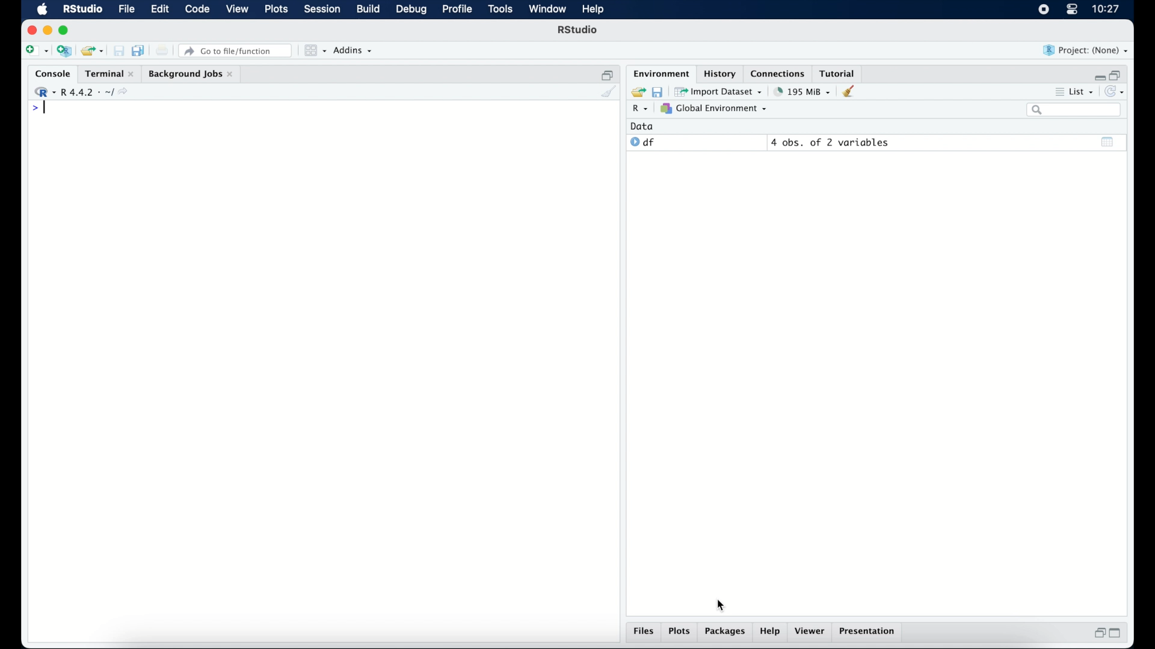 This screenshot has width=1155, height=649. Describe the element at coordinates (659, 73) in the screenshot. I see `environment` at that location.